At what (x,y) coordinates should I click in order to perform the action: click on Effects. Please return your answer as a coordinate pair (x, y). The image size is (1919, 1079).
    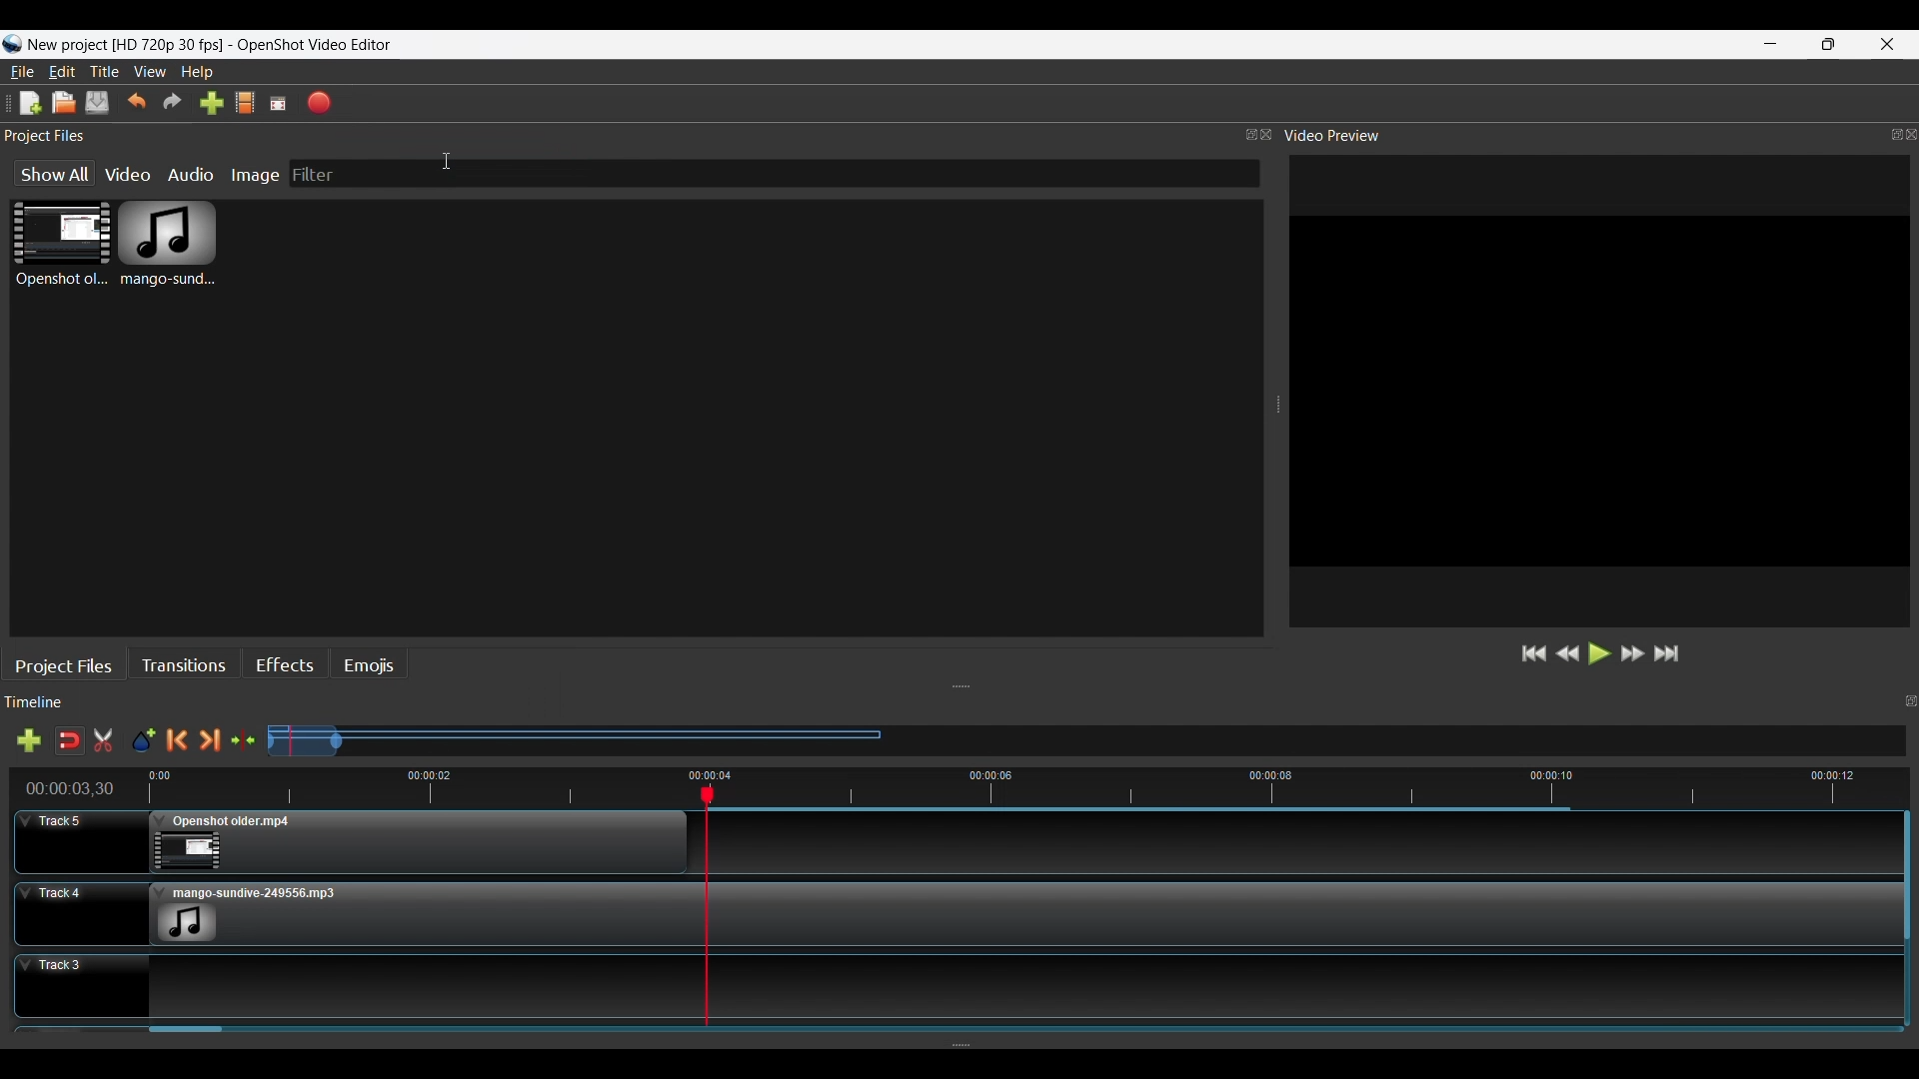
    Looking at the image, I should click on (285, 662).